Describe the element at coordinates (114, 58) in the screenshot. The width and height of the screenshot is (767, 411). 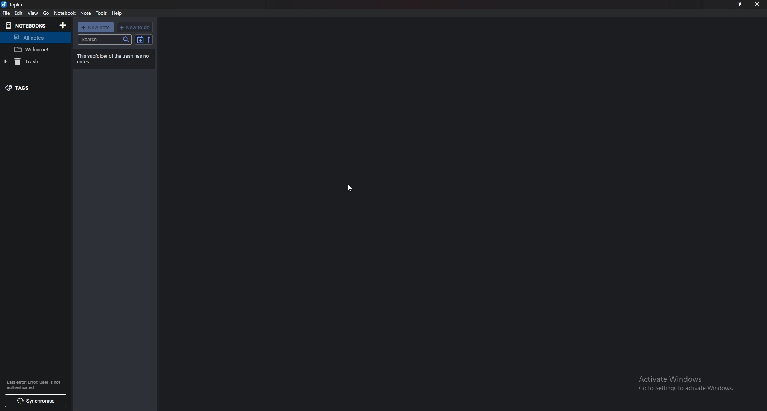
I see `Info` at that location.